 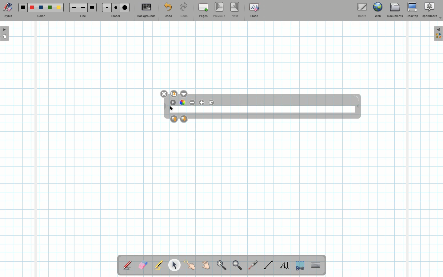 I want to click on Line, so click(x=269, y=265).